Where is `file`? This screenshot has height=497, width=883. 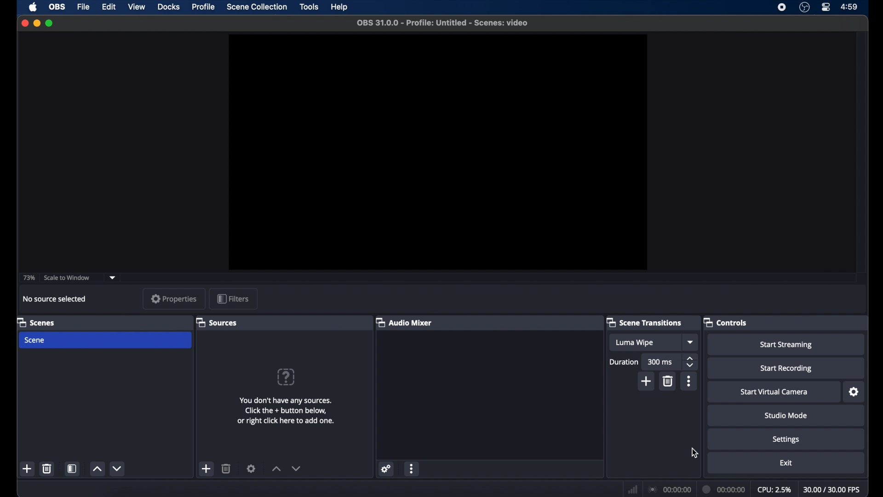
file is located at coordinates (85, 6).